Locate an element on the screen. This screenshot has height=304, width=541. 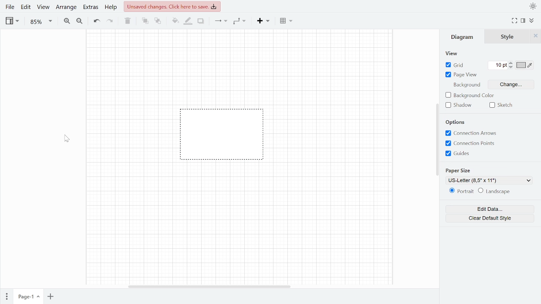
To front is located at coordinates (145, 21).